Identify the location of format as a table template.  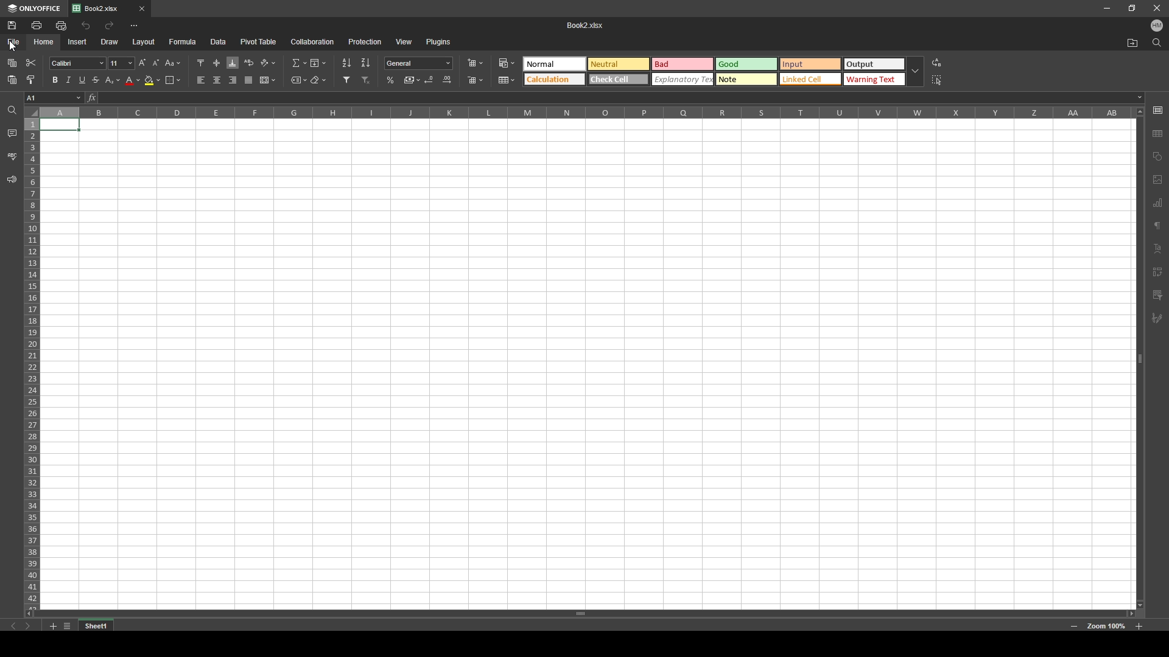
(507, 80).